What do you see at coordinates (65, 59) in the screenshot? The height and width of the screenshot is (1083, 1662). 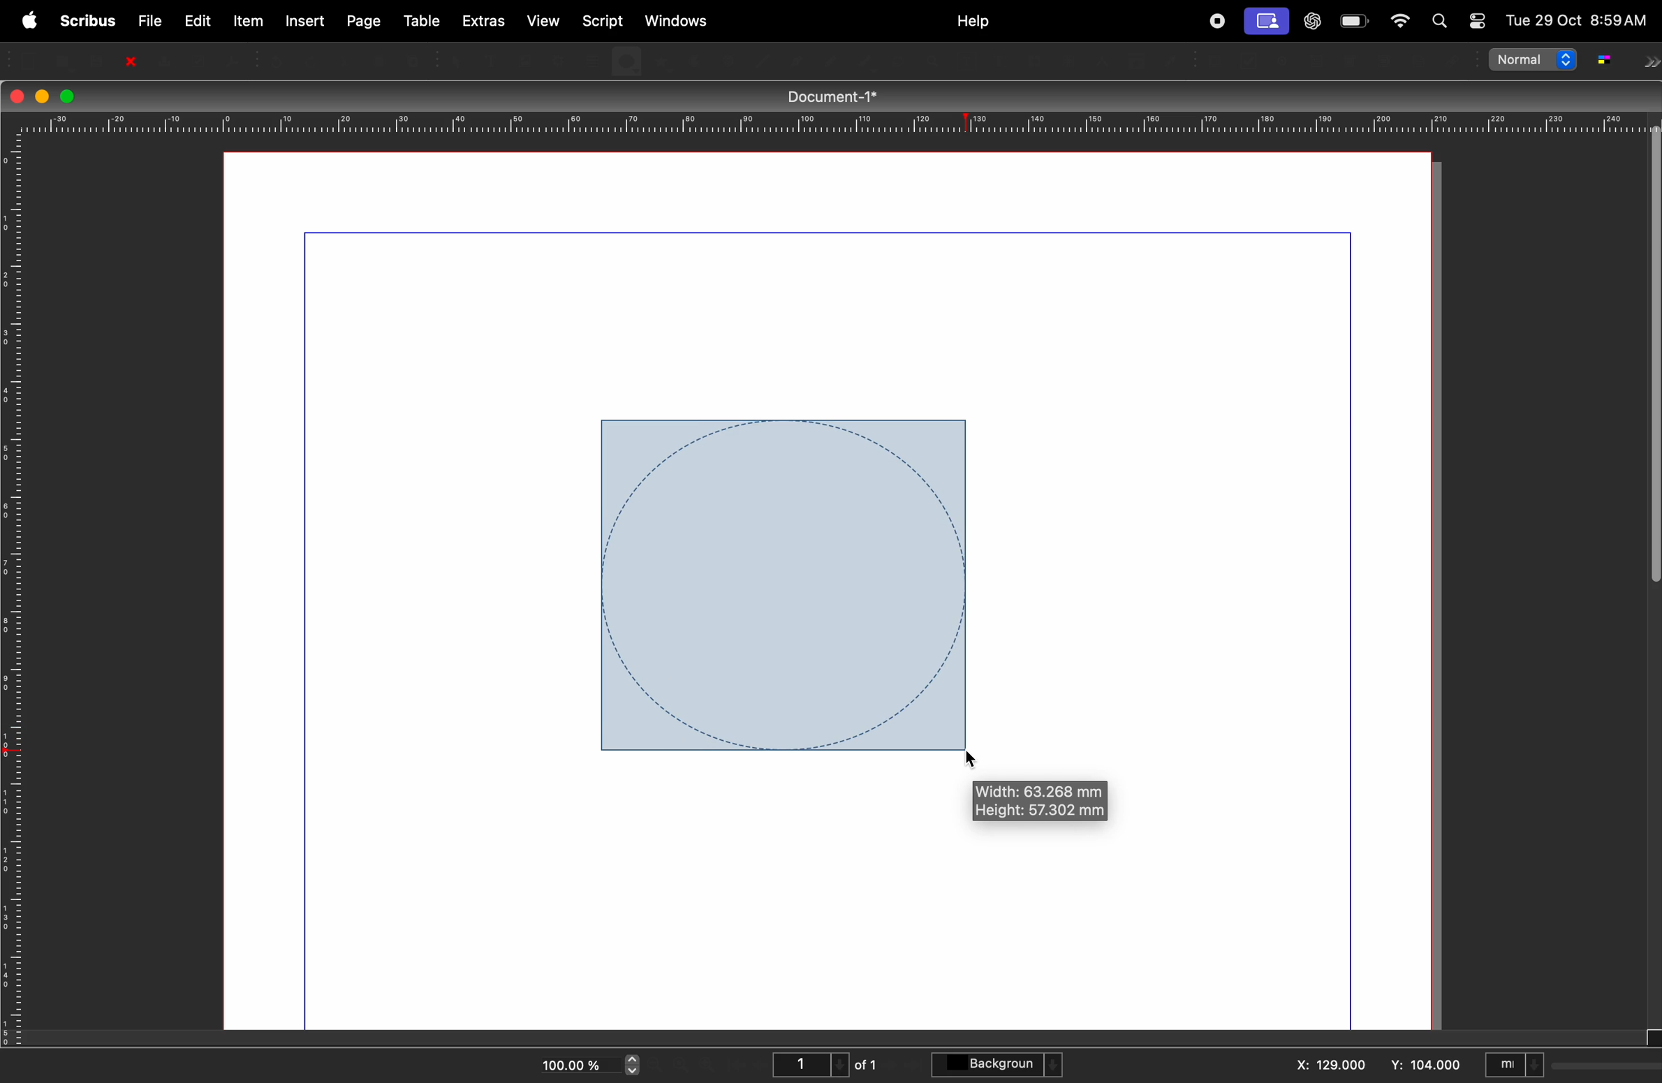 I see `open` at bounding box center [65, 59].